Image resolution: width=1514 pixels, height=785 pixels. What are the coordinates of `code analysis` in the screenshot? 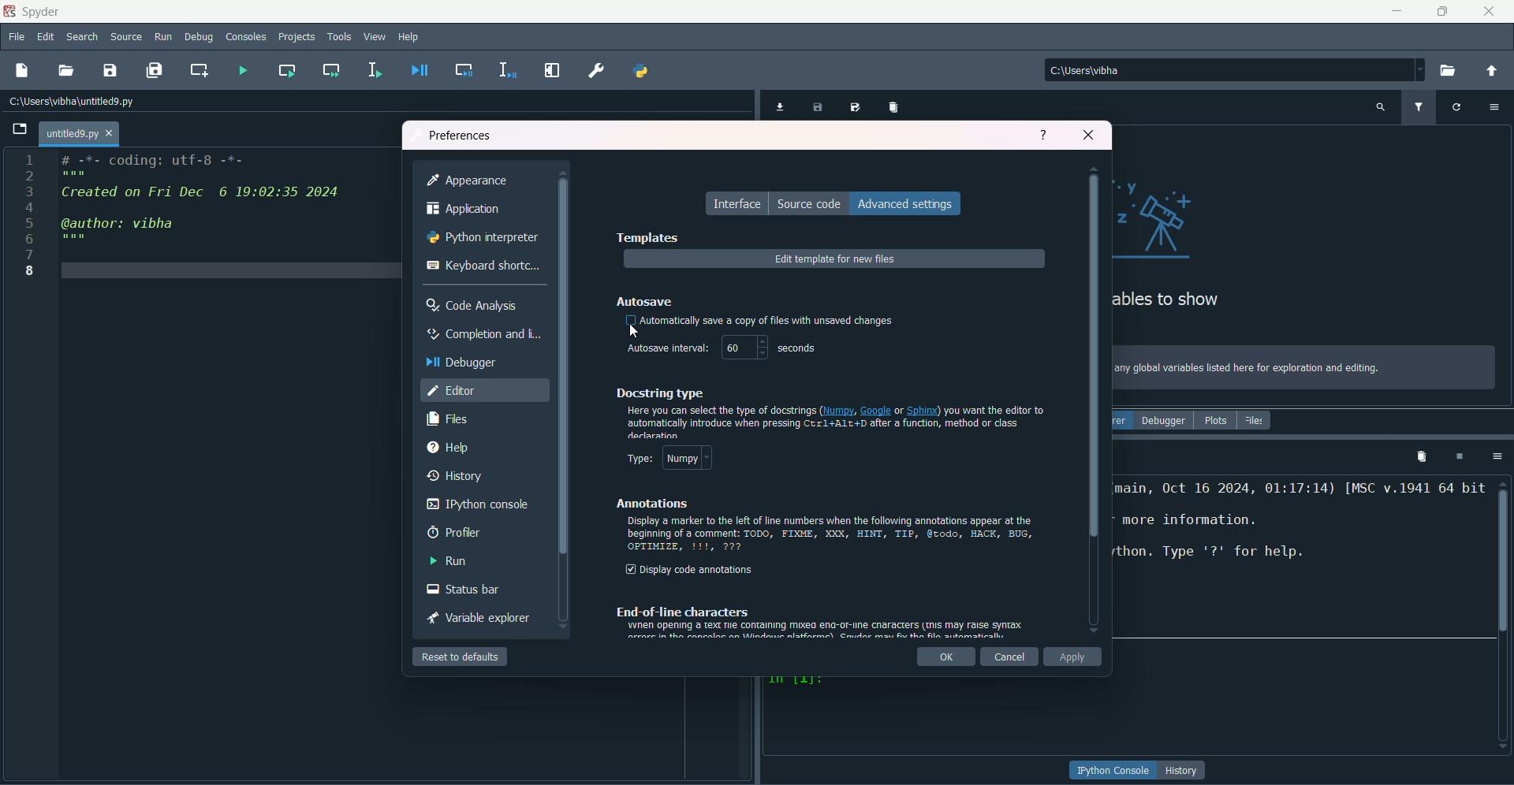 It's located at (475, 305).